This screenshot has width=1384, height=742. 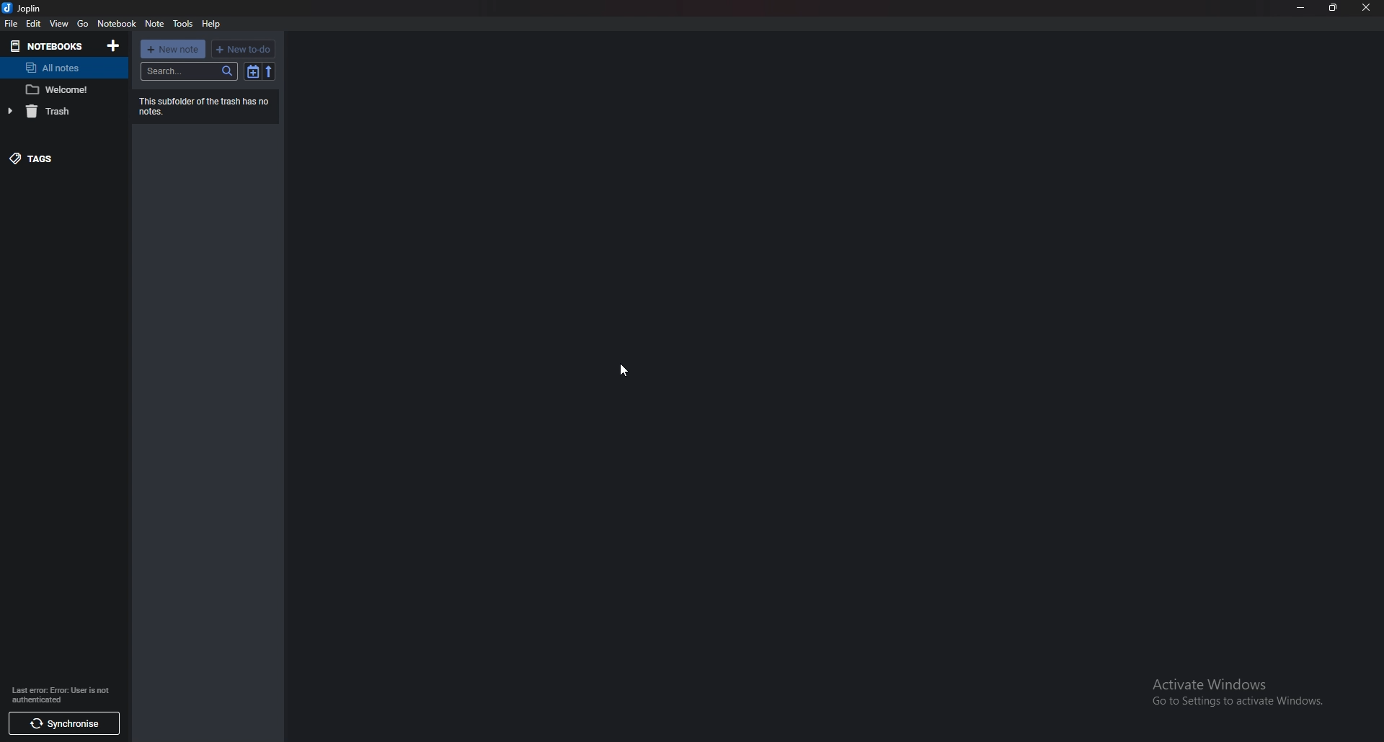 What do you see at coordinates (113, 45) in the screenshot?
I see `Add notebooks` at bounding box center [113, 45].